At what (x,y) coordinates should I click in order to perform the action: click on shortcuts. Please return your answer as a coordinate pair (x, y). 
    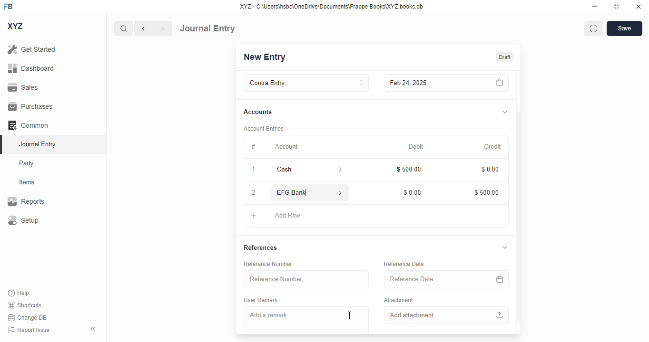
    Looking at the image, I should click on (25, 305).